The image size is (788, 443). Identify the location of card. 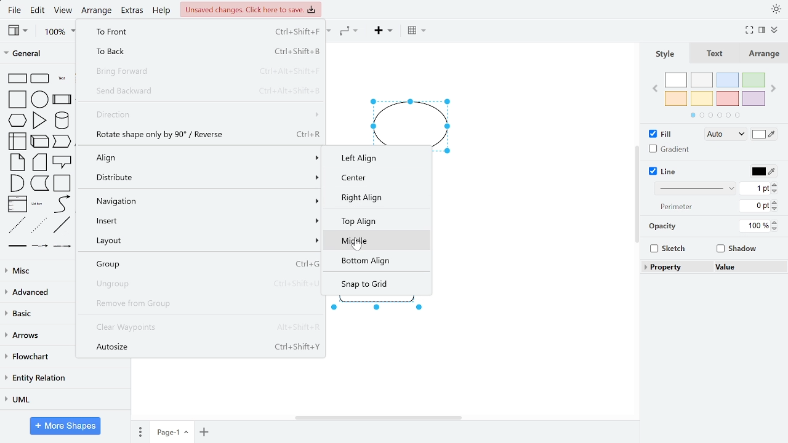
(40, 162).